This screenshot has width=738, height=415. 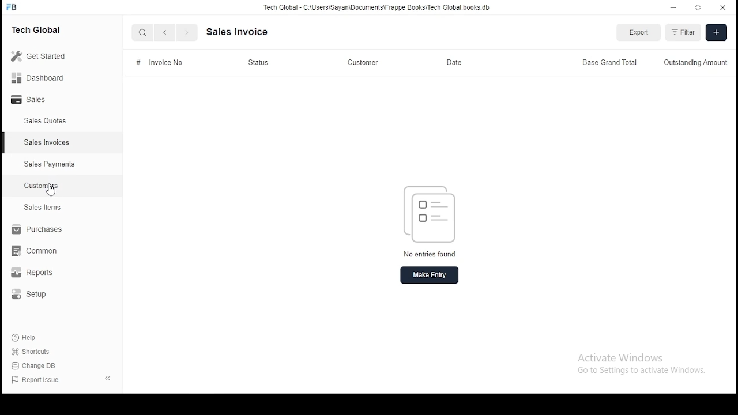 I want to click on customer, so click(x=363, y=63).